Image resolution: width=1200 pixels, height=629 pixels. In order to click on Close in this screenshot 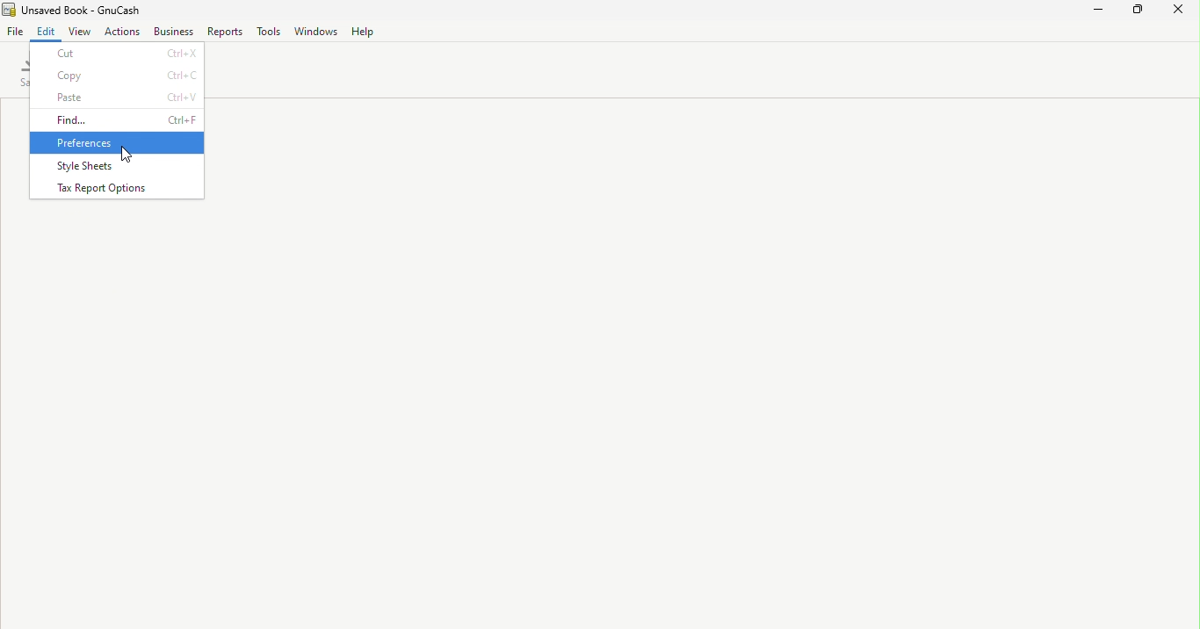, I will do `click(1179, 12)`.